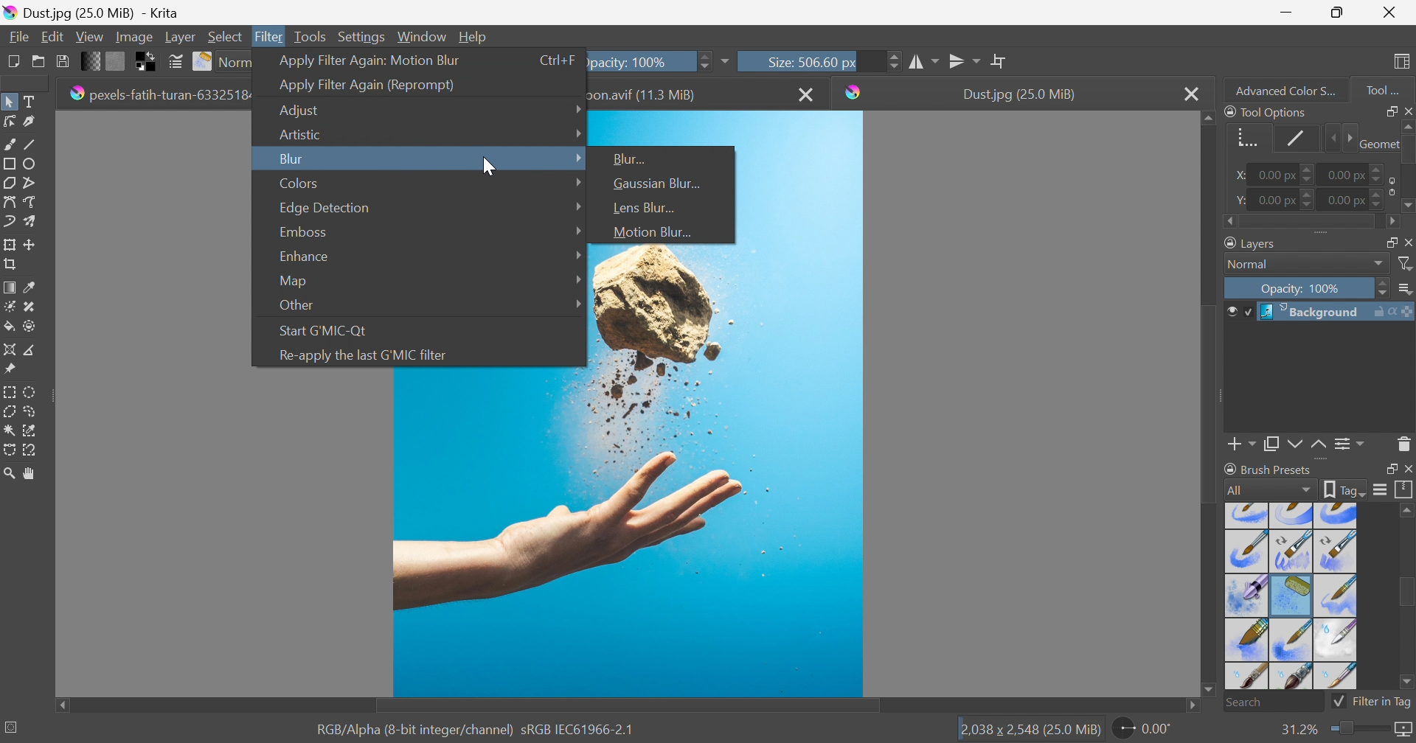 Image resolution: width=1416 pixels, height=743 pixels. Describe the element at coordinates (1252, 265) in the screenshot. I see `Normal` at that location.